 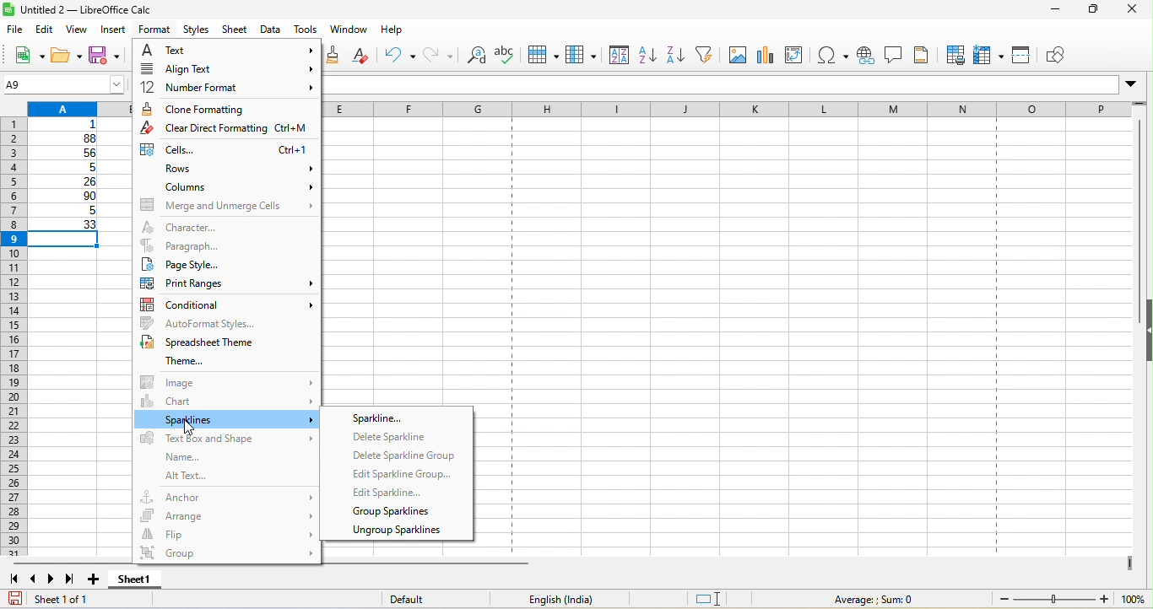 What do you see at coordinates (1059, 57) in the screenshot?
I see `show draw function` at bounding box center [1059, 57].